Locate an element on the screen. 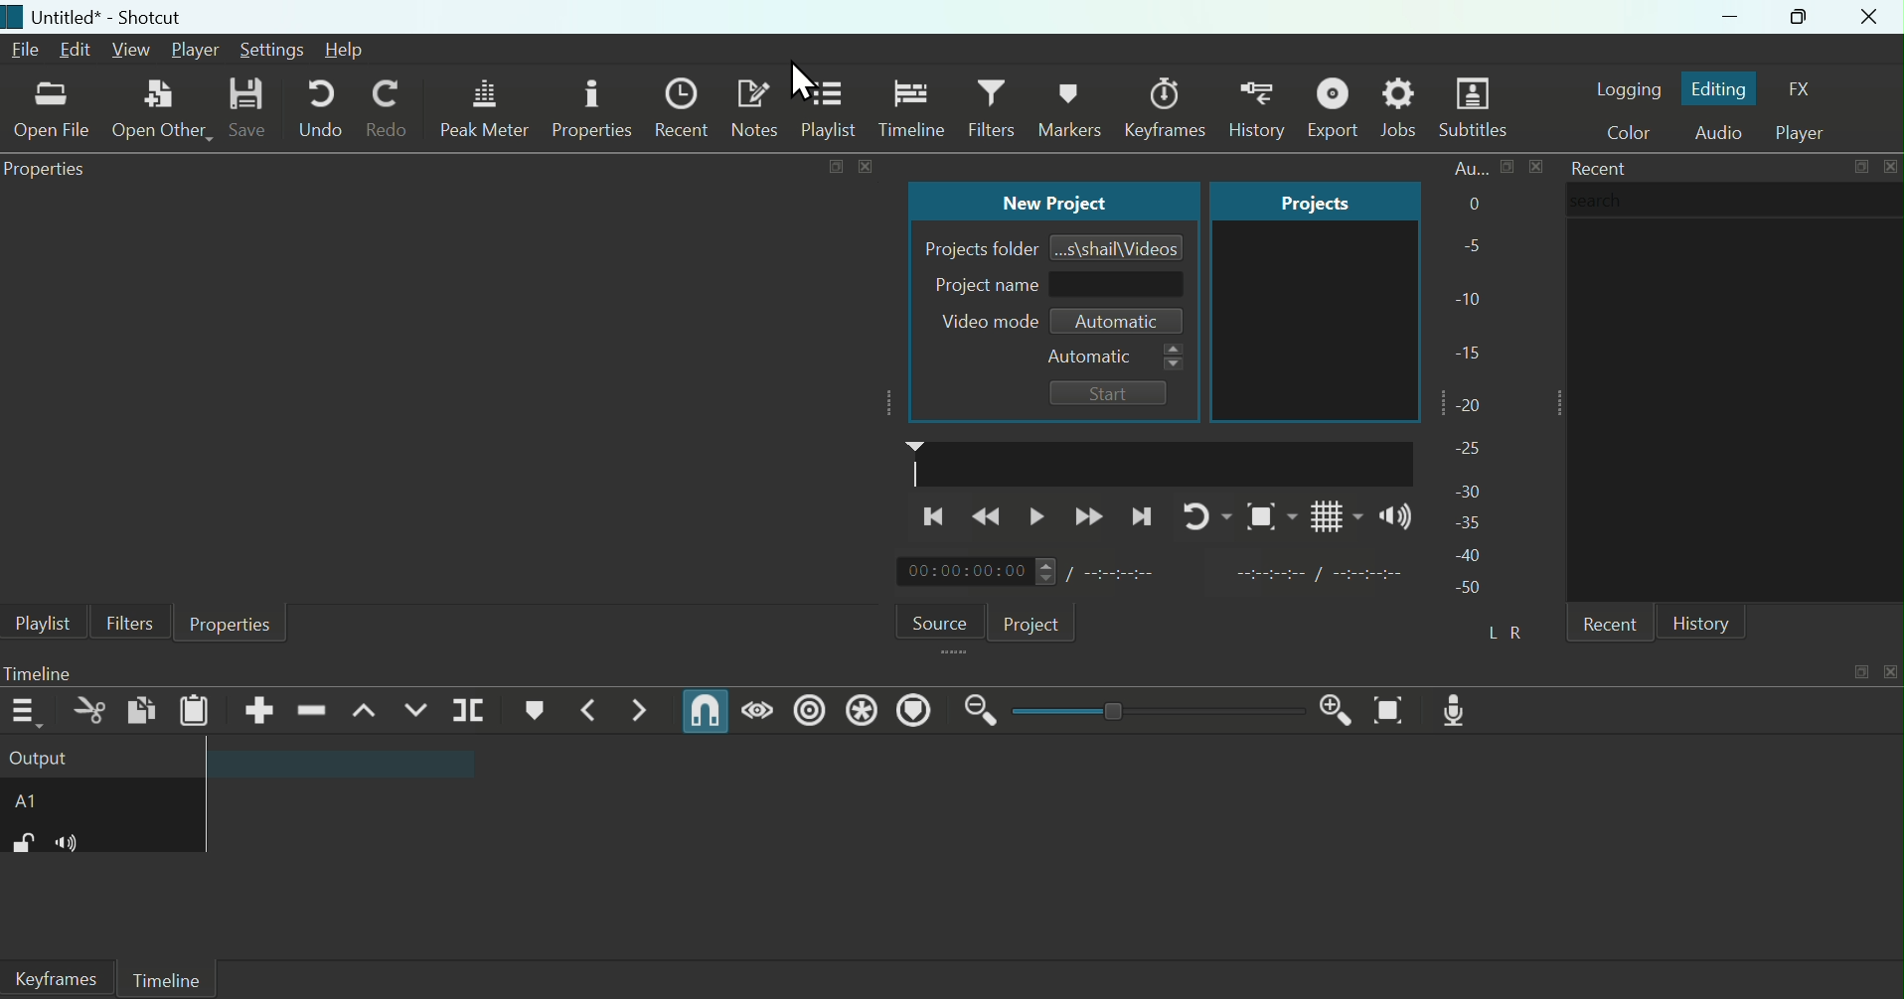 The image size is (1904, 999). backward is located at coordinates (992, 518).